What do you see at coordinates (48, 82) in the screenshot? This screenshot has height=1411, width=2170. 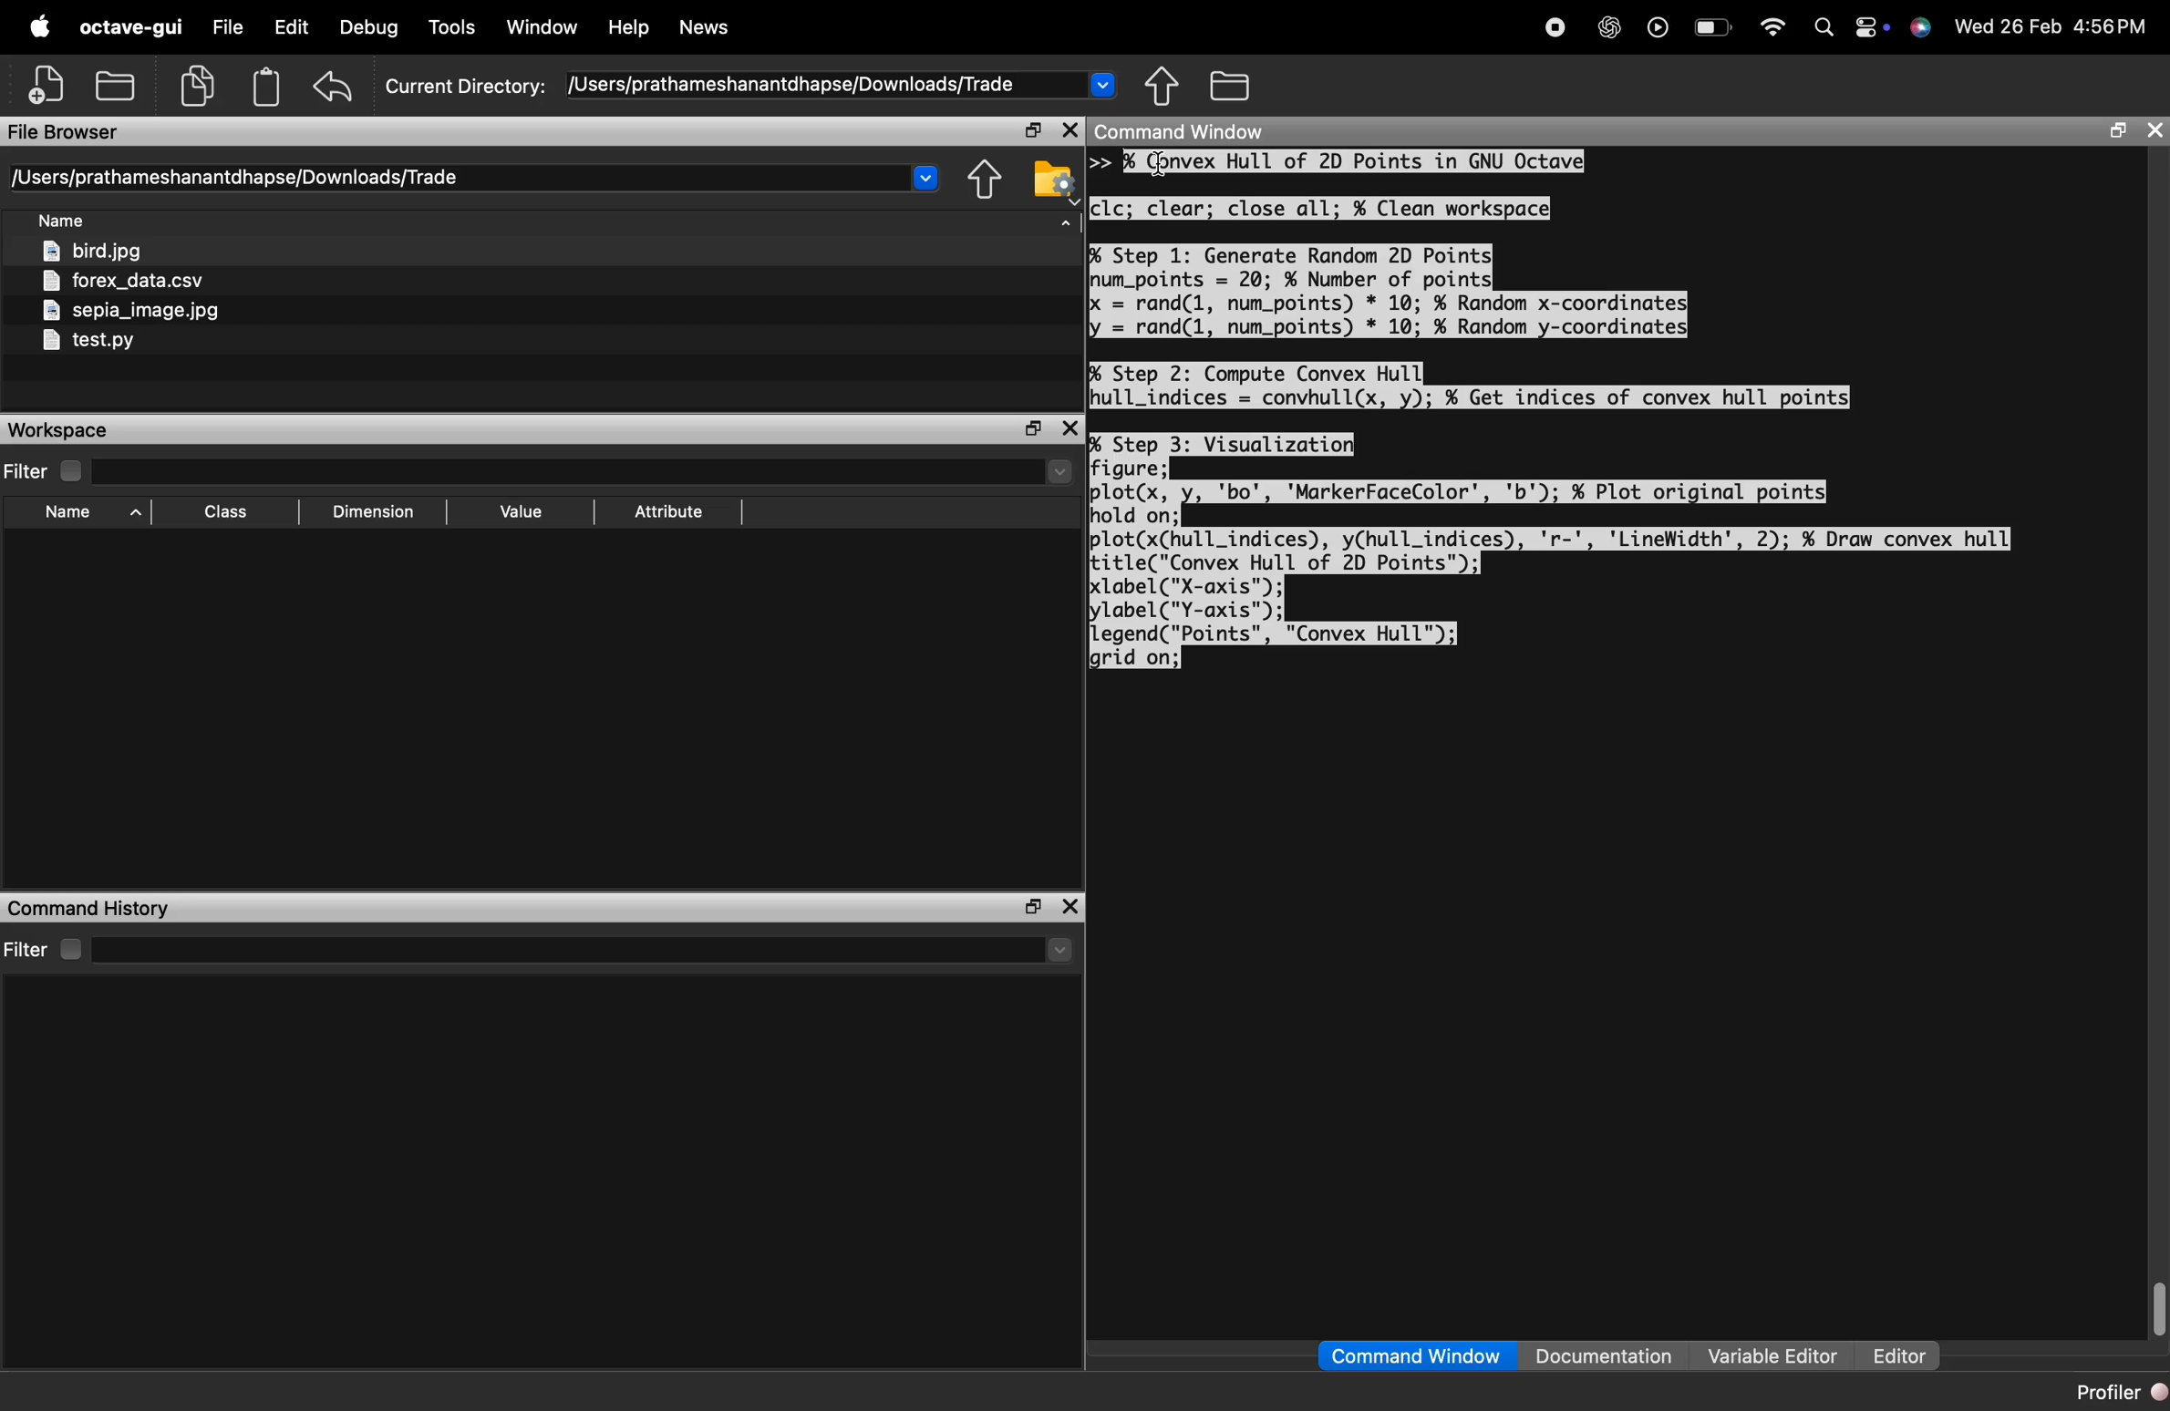 I see `add file` at bounding box center [48, 82].